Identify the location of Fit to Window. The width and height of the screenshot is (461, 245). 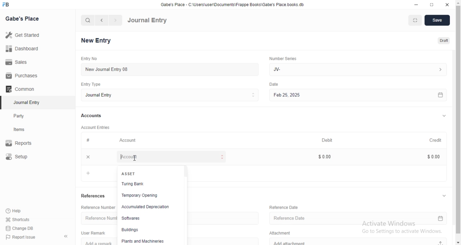
(417, 20).